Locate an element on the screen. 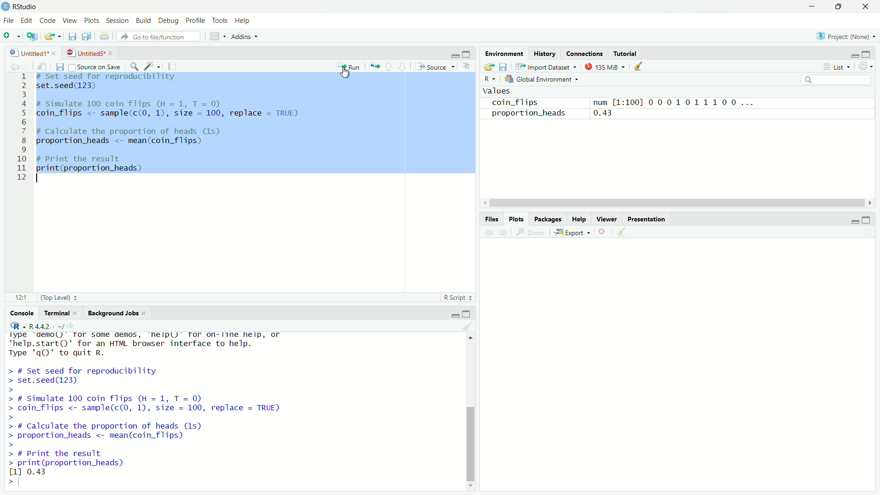  hide document outline is located at coordinates (469, 66).